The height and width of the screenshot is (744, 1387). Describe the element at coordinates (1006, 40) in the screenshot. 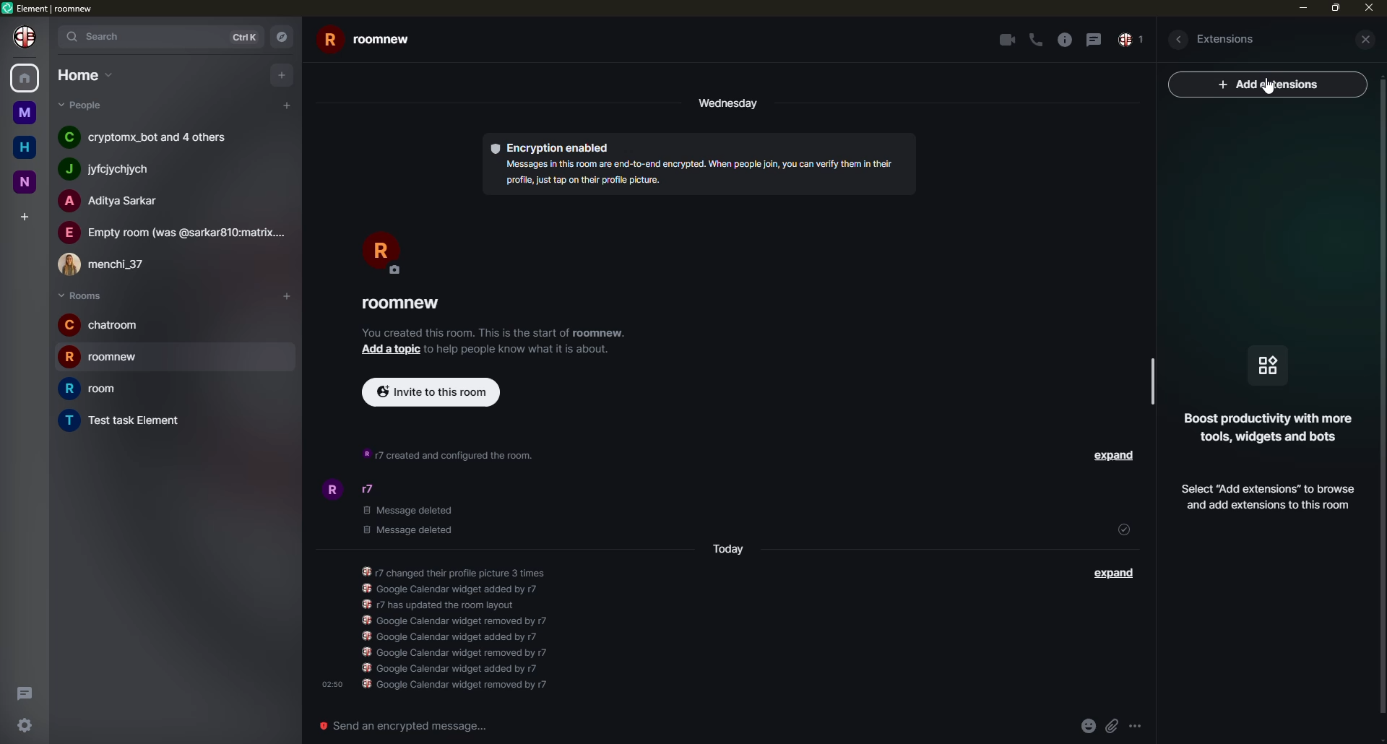

I see `video` at that location.